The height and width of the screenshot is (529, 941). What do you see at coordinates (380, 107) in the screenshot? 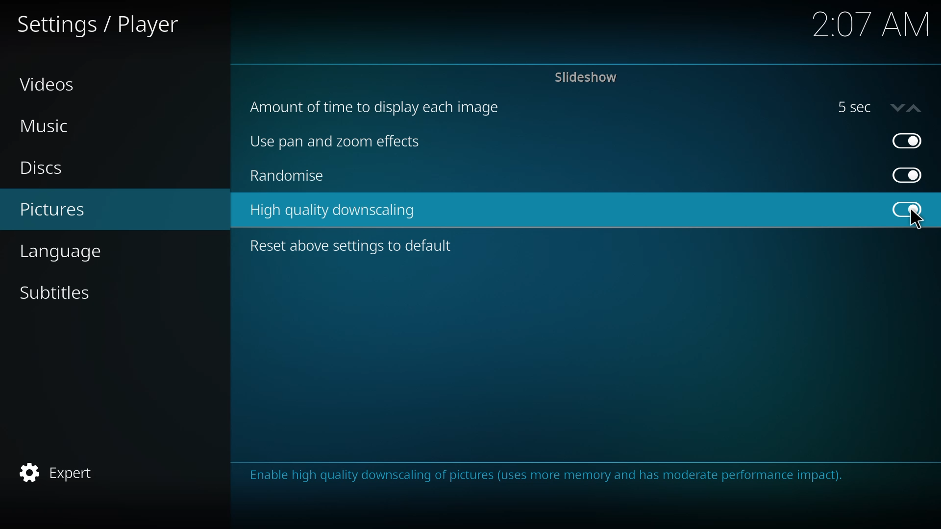
I see `amount of time to display each image` at bounding box center [380, 107].